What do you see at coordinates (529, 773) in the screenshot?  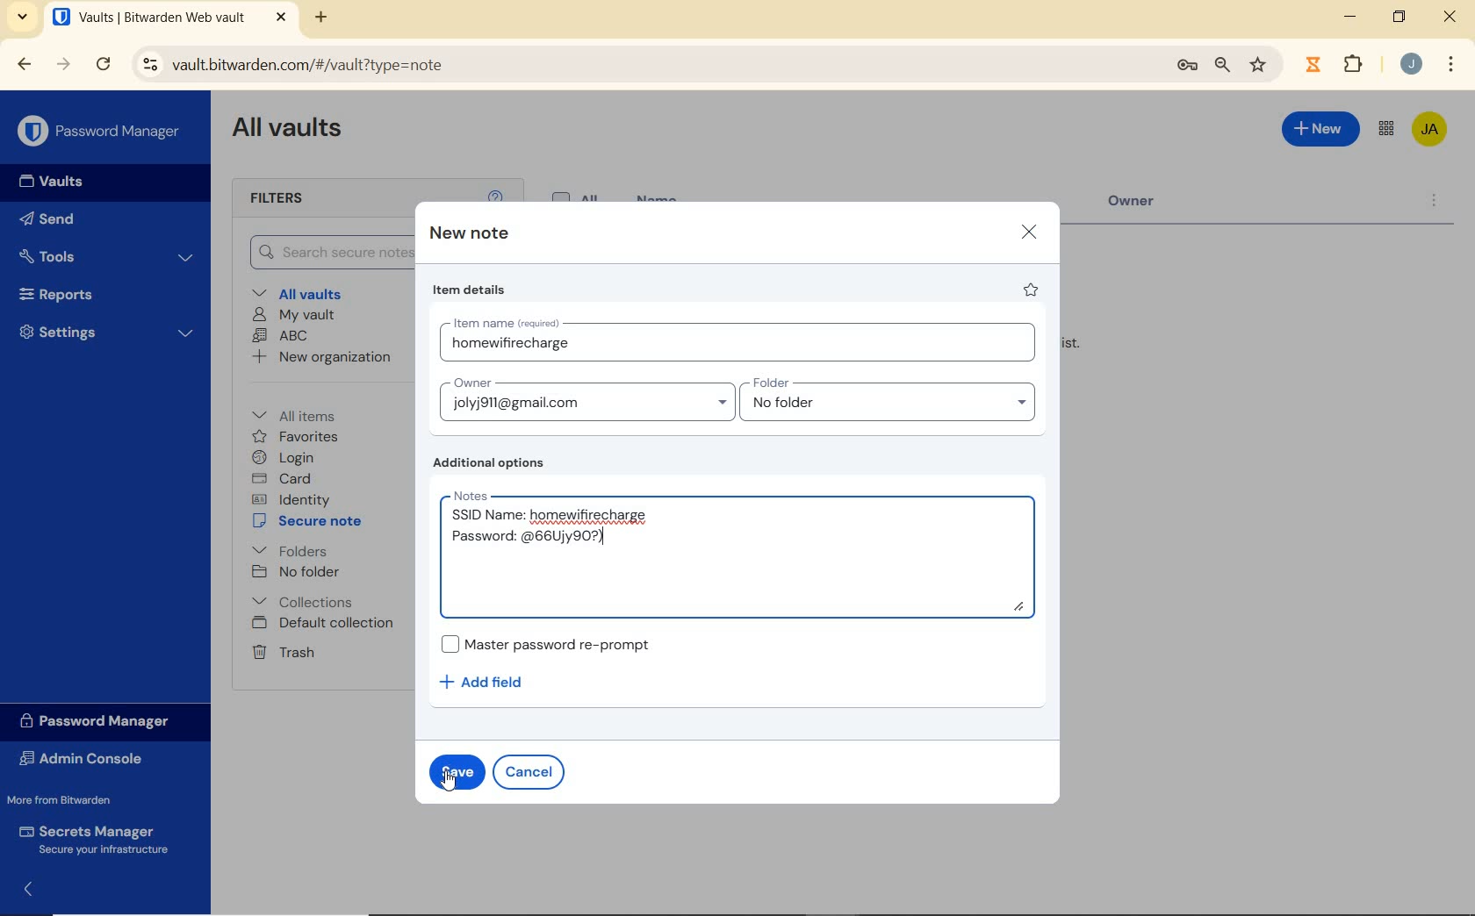 I see `cancel` at bounding box center [529, 773].